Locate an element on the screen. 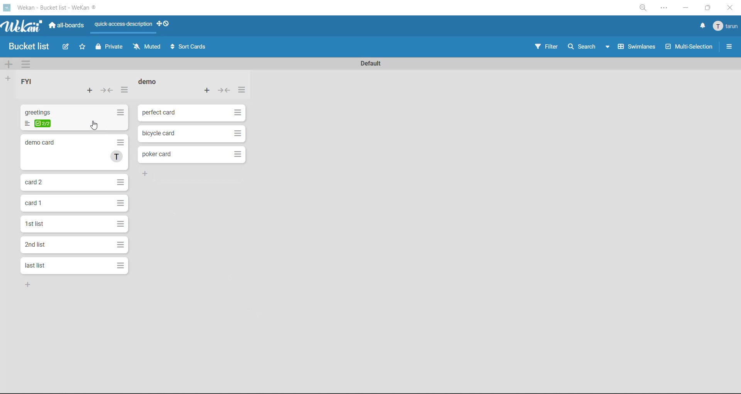 The height and width of the screenshot is (394, 741). cards is located at coordinates (73, 119).